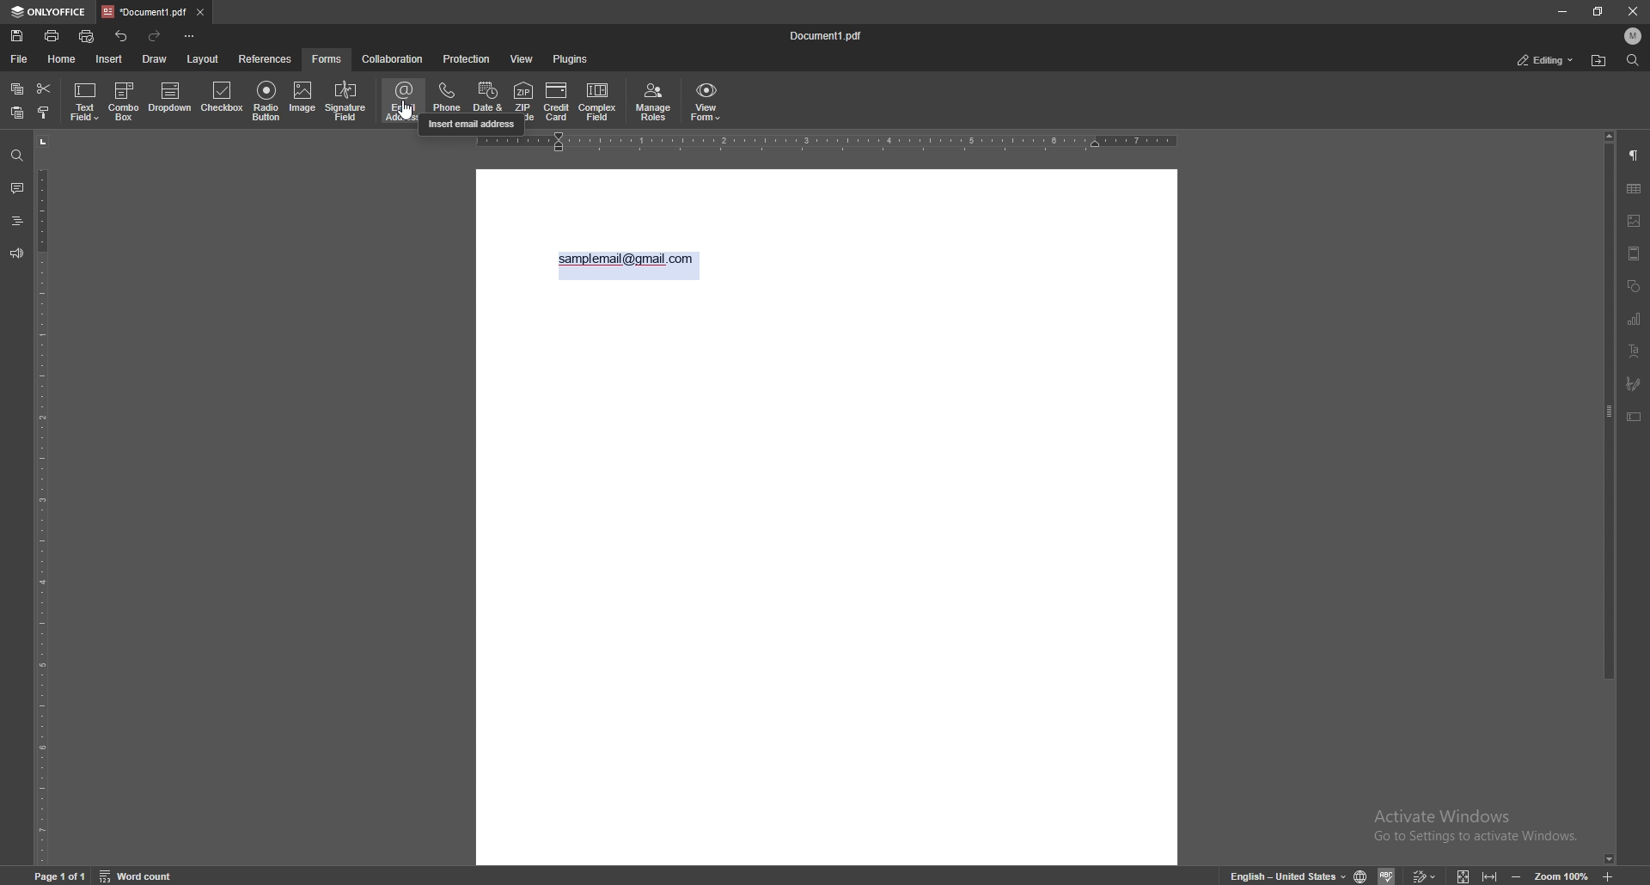 This screenshot has width=1650, height=885. Describe the element at coordinates (126, 101) in the screenshot. I see `combo box` at that location.